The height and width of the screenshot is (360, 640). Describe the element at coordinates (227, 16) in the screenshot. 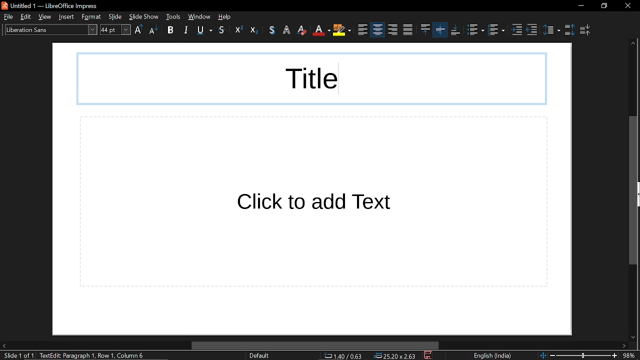

I see `help` at that location.